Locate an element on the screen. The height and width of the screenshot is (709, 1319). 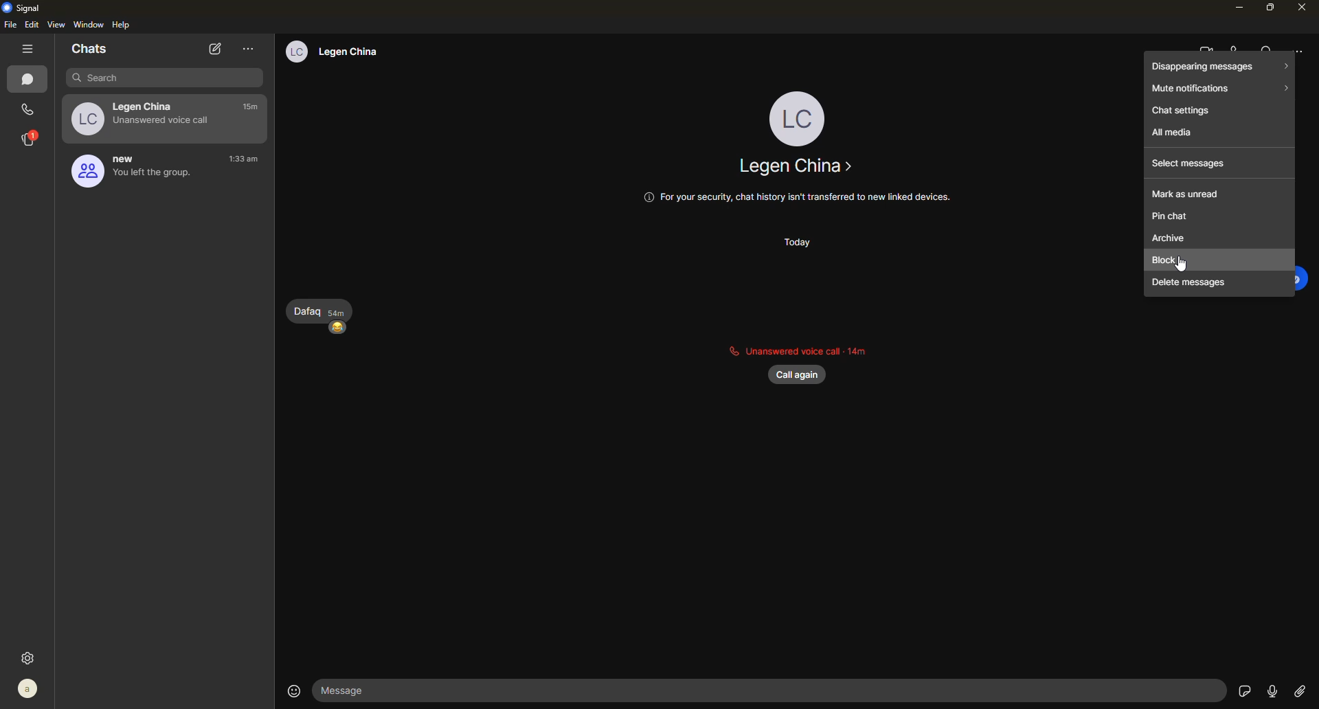
new chat is located at coordinates (214, 49).